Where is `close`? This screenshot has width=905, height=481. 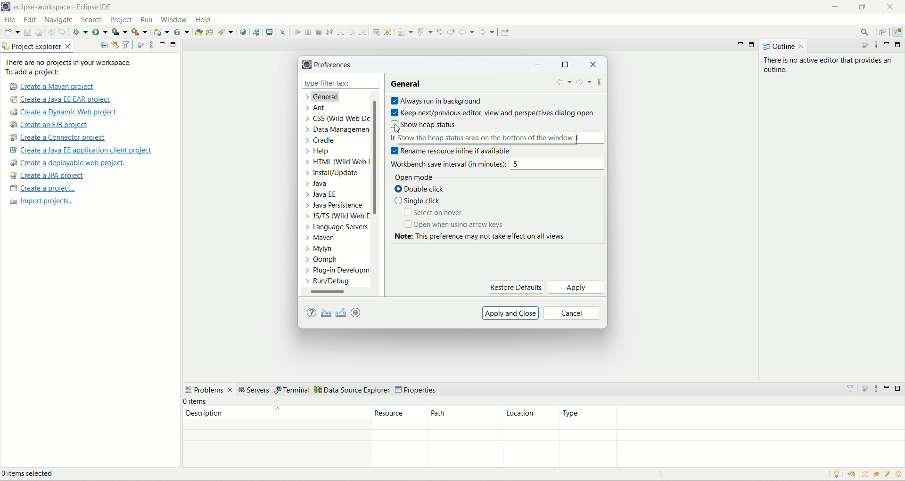
close is located at coordinates (374, 82).